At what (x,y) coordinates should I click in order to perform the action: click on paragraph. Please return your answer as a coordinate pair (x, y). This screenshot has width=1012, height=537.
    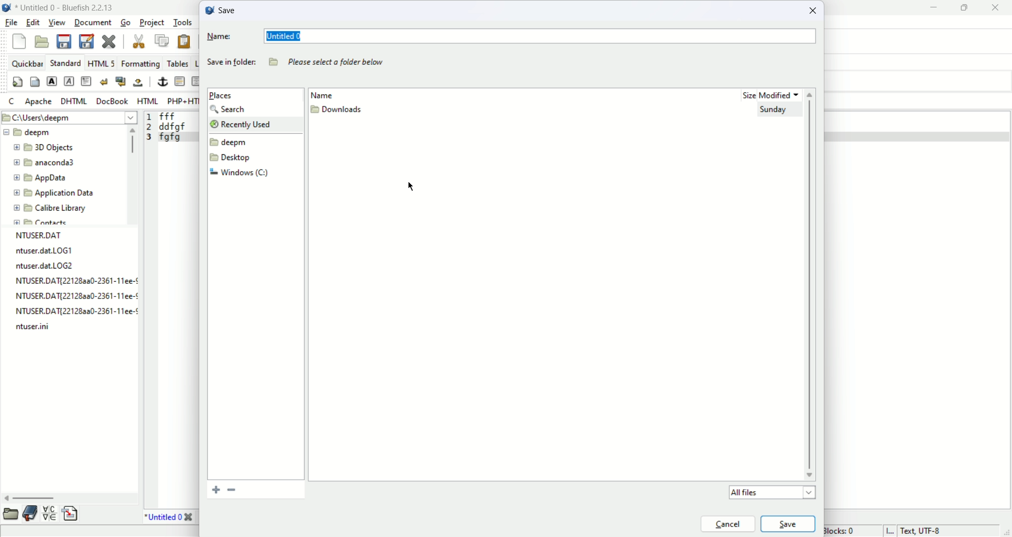
    Looking at the image, I should click on (84, 81).